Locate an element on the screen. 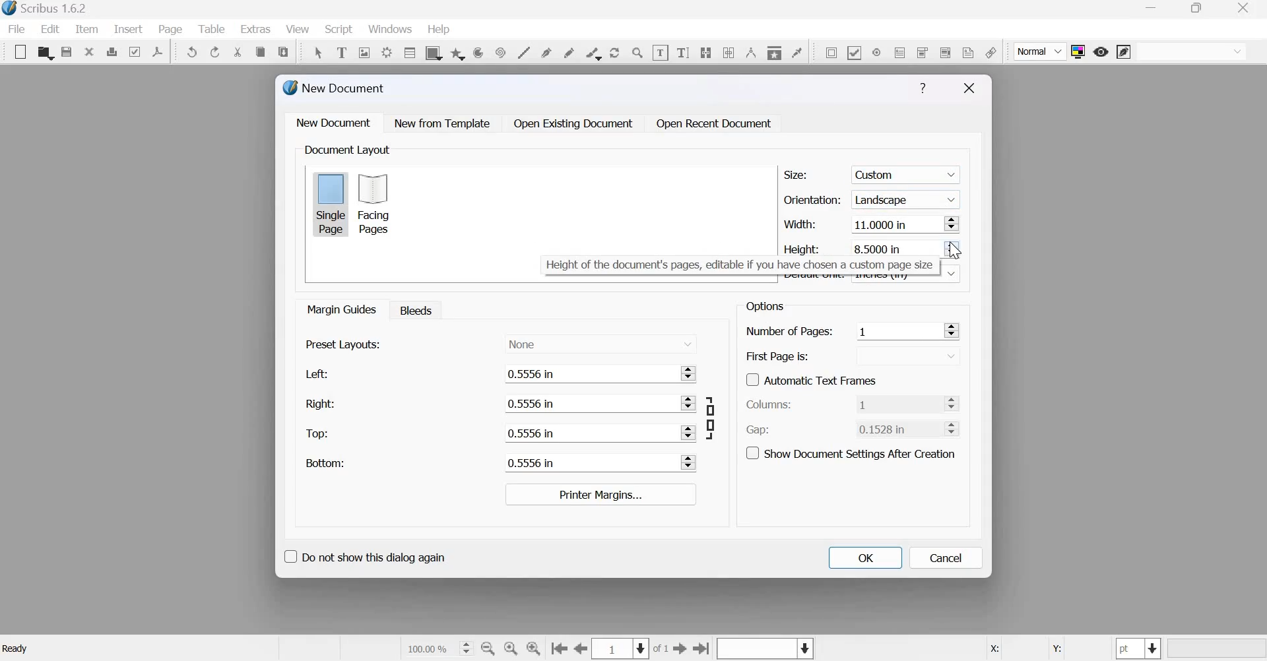  Cancel is located at coordinates (946, 558).